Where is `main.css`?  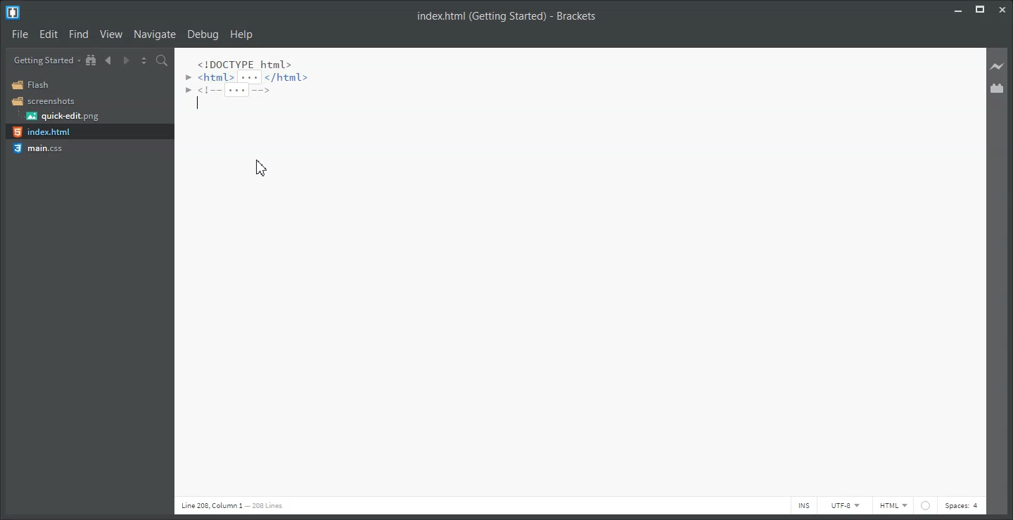
main.css is located at coordinates (39, 148).